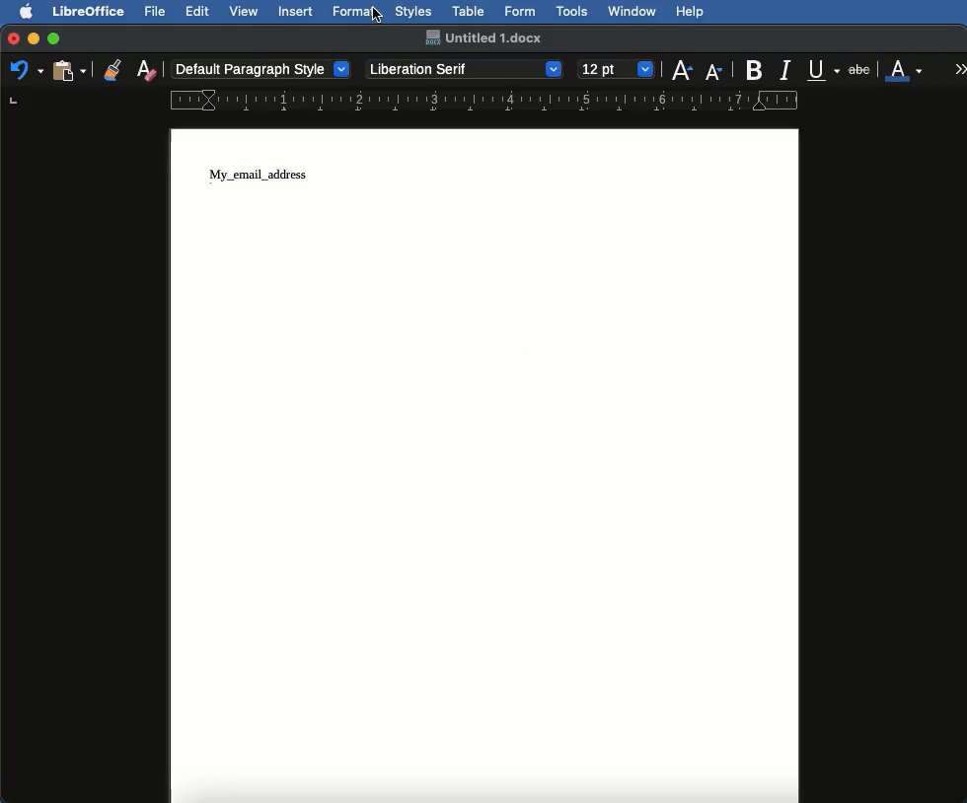  I want to click on Maximize, so click(55, 38).